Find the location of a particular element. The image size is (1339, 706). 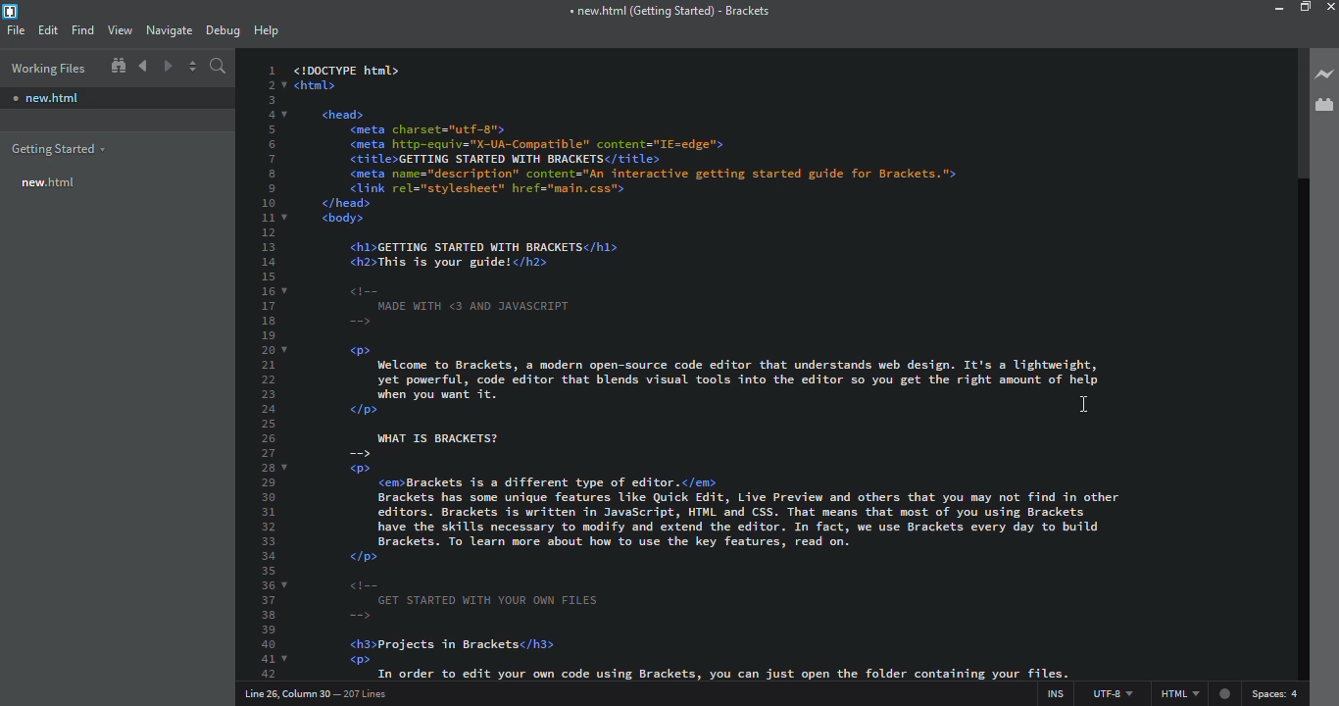

brackets is located at coordinates (11, 12).